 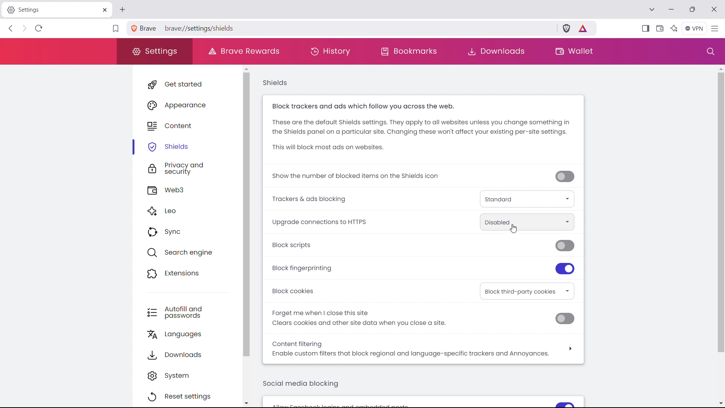 What do you see at coordinates (39, 28) in the screenshot?
I see `refrsh this page` at bounding box center [39, 28].